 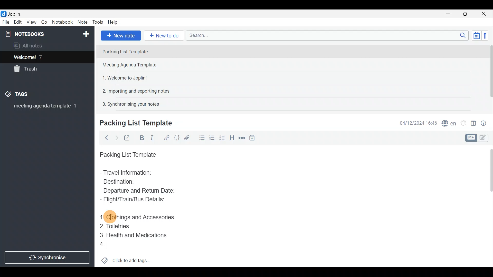 What do you see at coordinates (418, 123) in the screenshot?
I see `Date & time` at bounding box center [418, 123].